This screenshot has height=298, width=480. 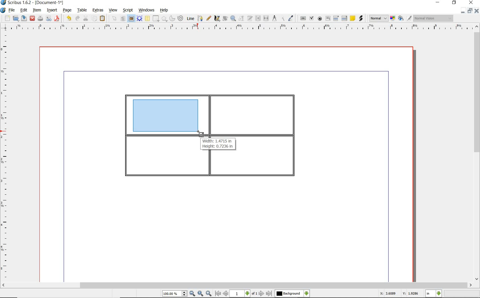 What do you see at coordinates (476, 11) in the screenshot?
I see `close` at bounding box center [476, 11].